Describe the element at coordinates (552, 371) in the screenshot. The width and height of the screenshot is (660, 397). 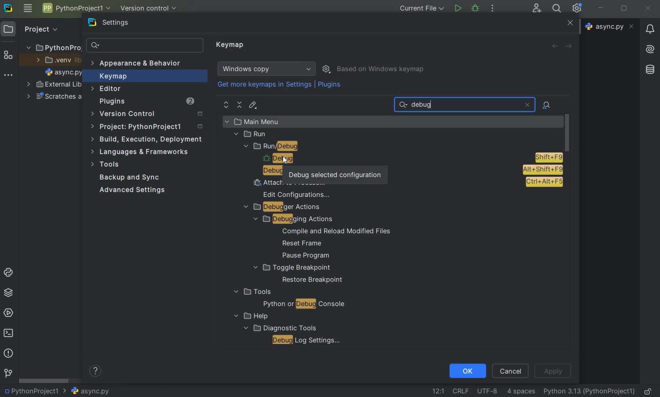
I see `apply` at that location.